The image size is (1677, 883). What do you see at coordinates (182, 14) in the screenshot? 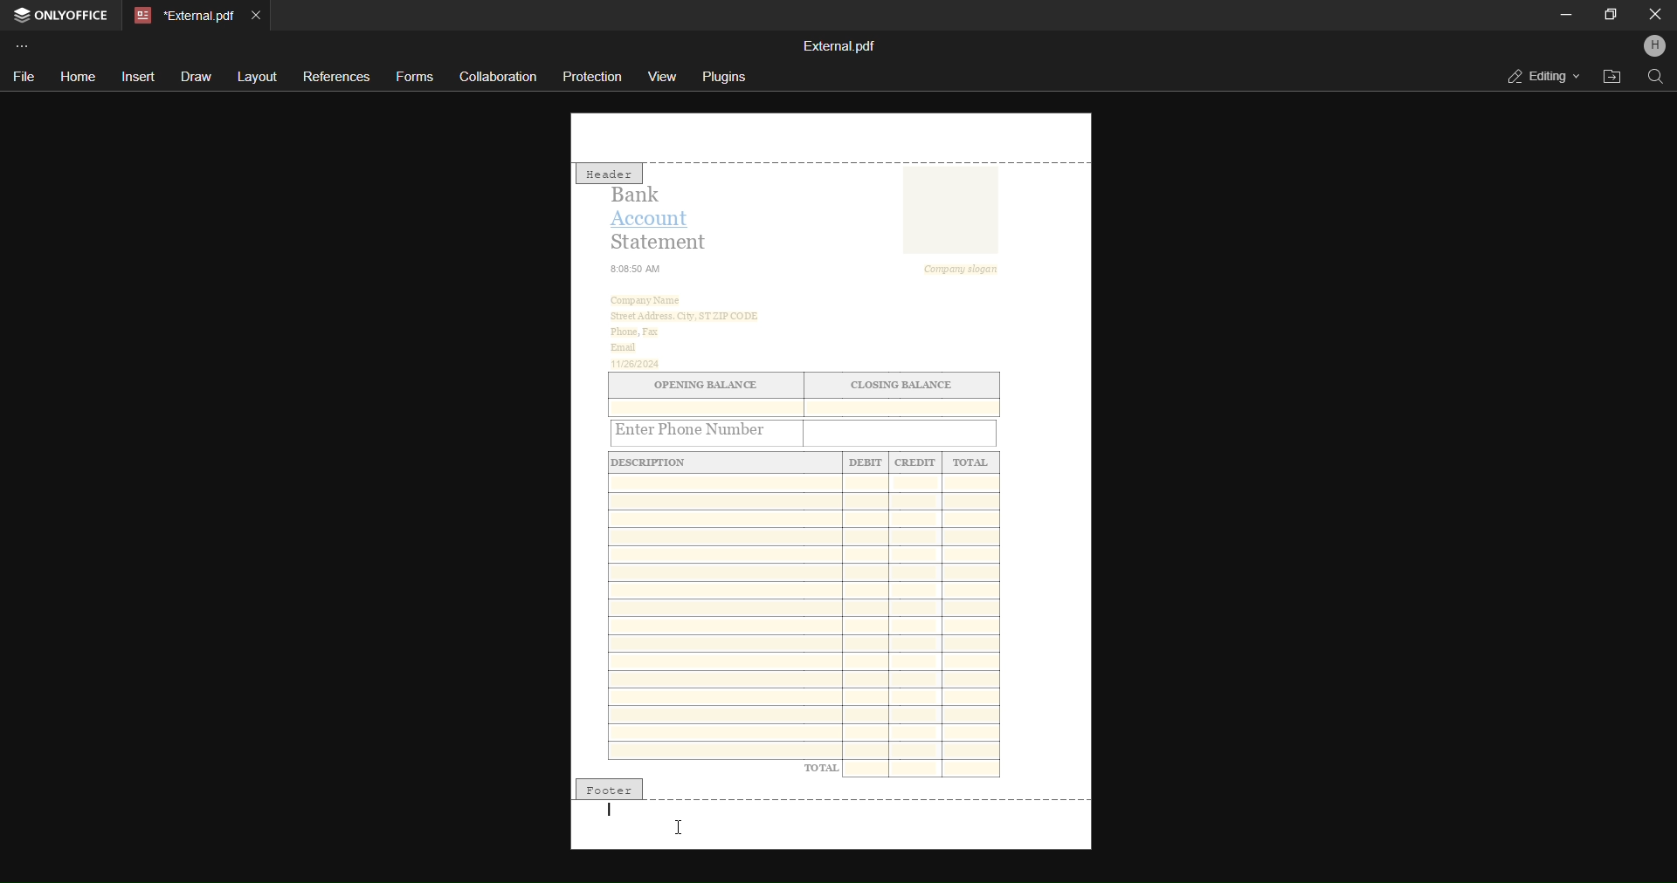
I see `current open tab` at bounding box center [182, 14].